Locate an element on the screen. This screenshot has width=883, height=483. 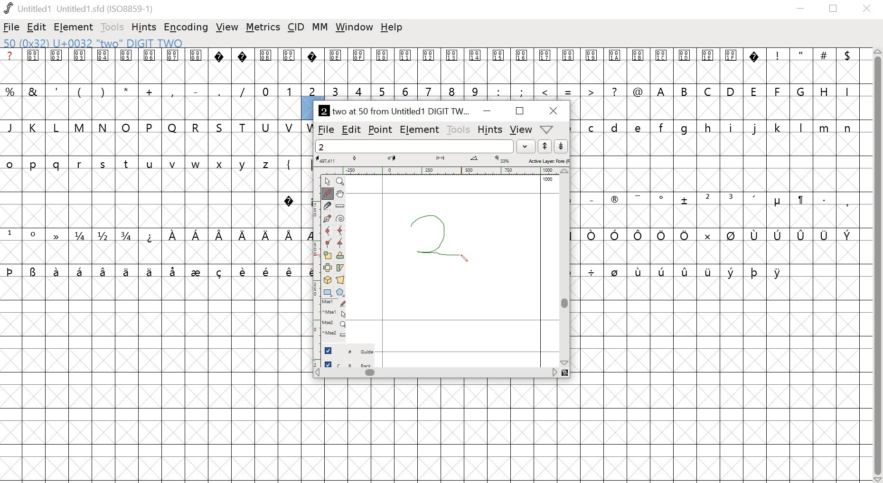
back layer is located at coordinates (351, 362).